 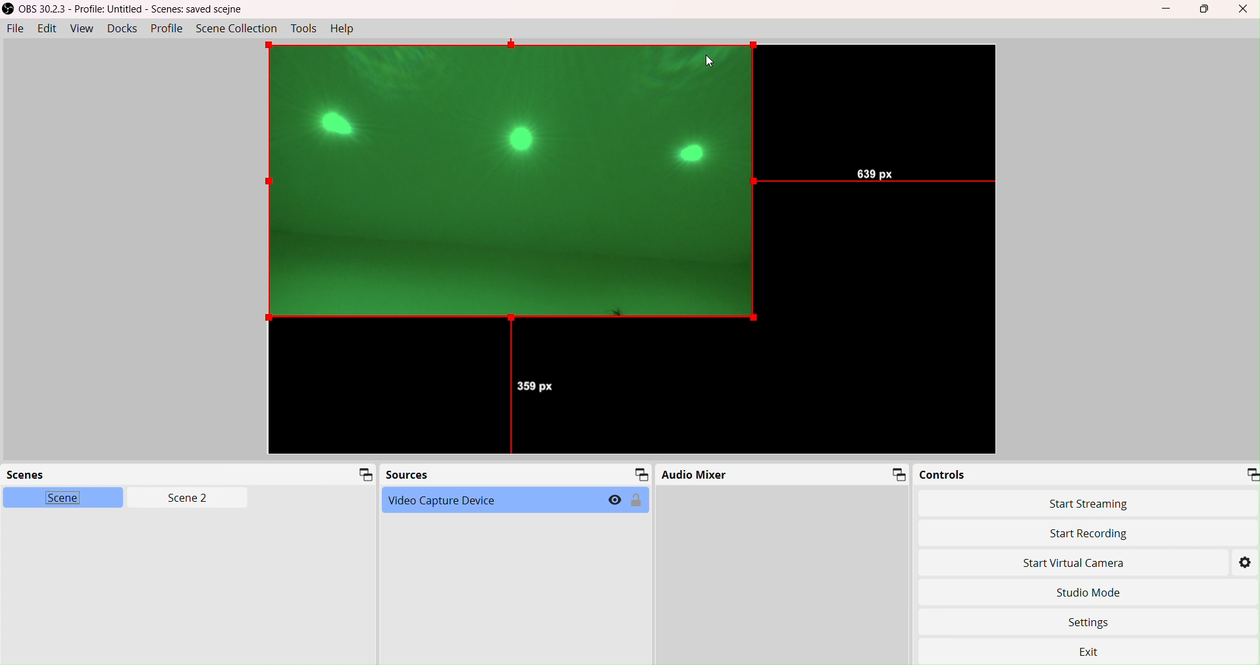 I want to click on box, so click(x=1207, y=10).